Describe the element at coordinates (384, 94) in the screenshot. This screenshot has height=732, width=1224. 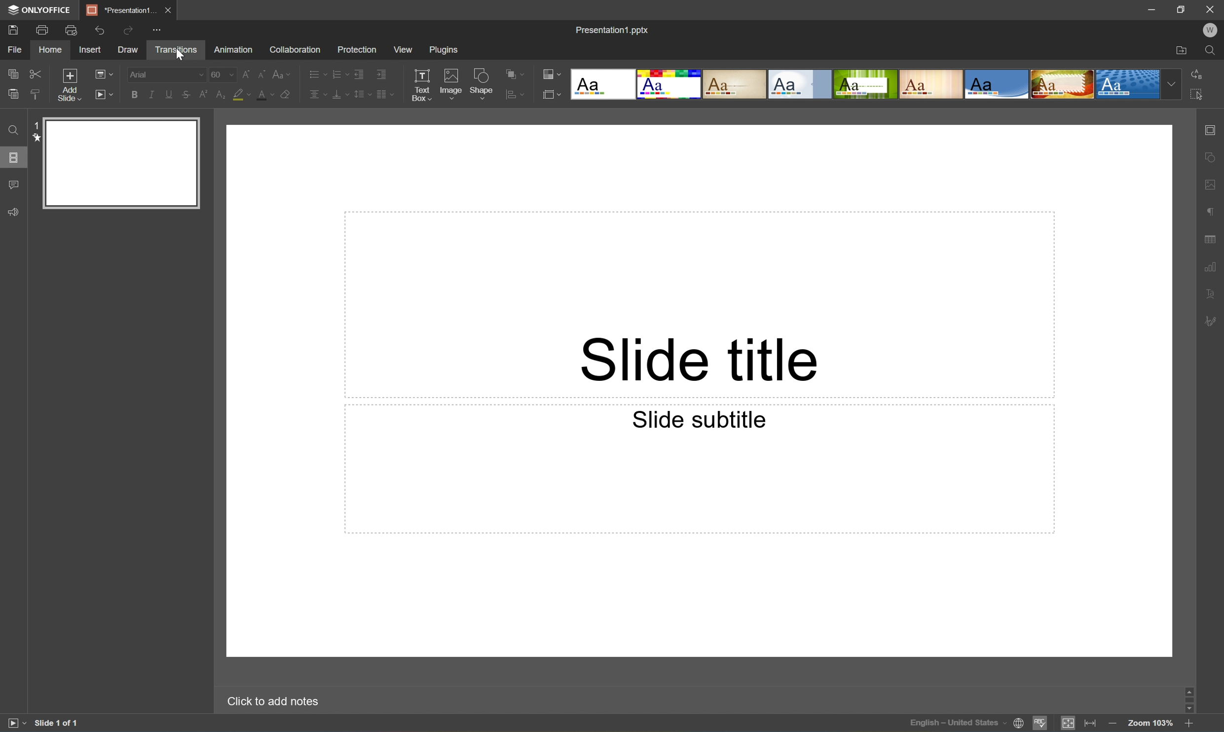
I see `Insert columns` at that location.